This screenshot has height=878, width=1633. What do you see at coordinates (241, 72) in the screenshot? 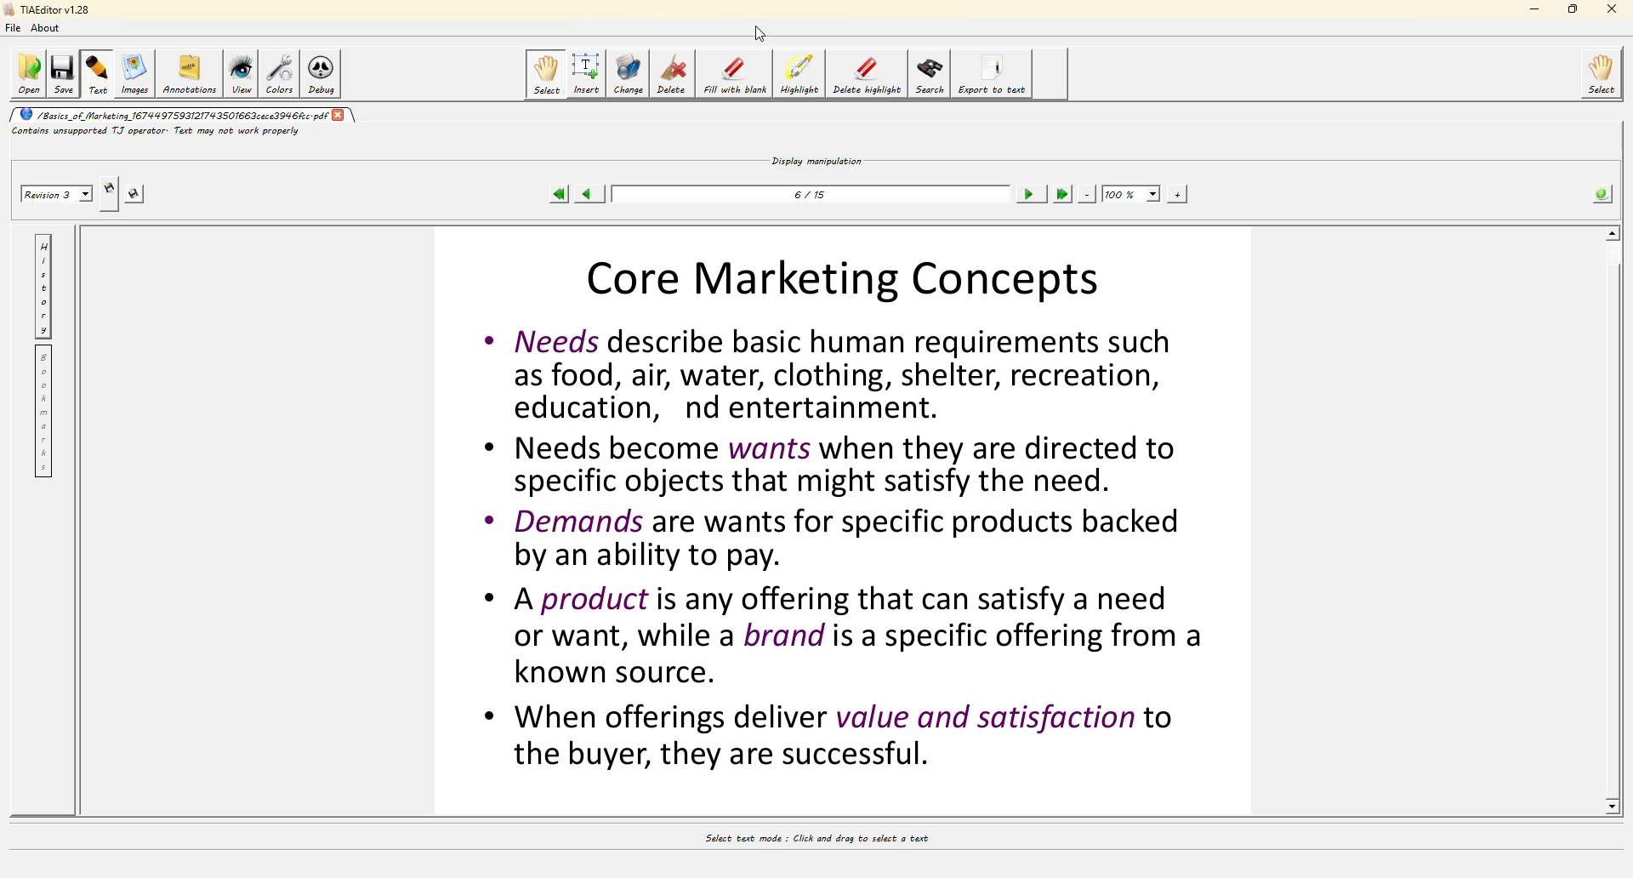
I see `view` at bounding box center [241, 72].